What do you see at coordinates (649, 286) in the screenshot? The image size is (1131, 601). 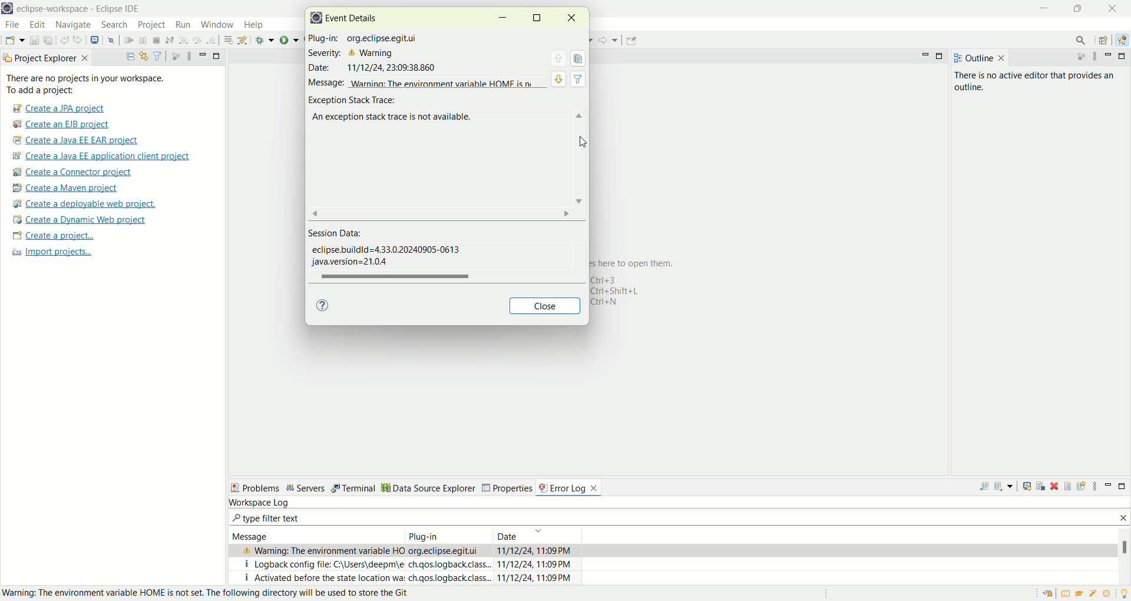 I see `here to open them.
143

1+Shift+L

1+N` at bounding box center [649, 286].